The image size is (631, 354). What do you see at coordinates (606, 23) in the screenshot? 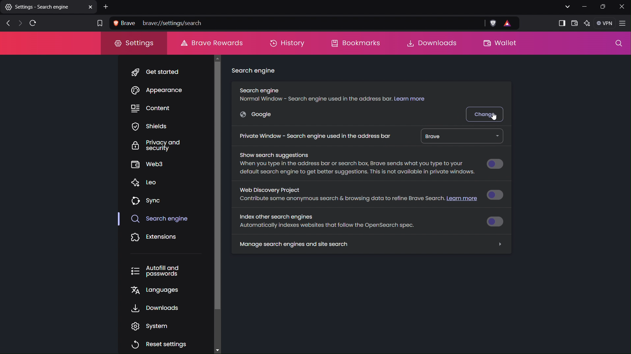
I see `VPN` at bounding box center [606, 23].